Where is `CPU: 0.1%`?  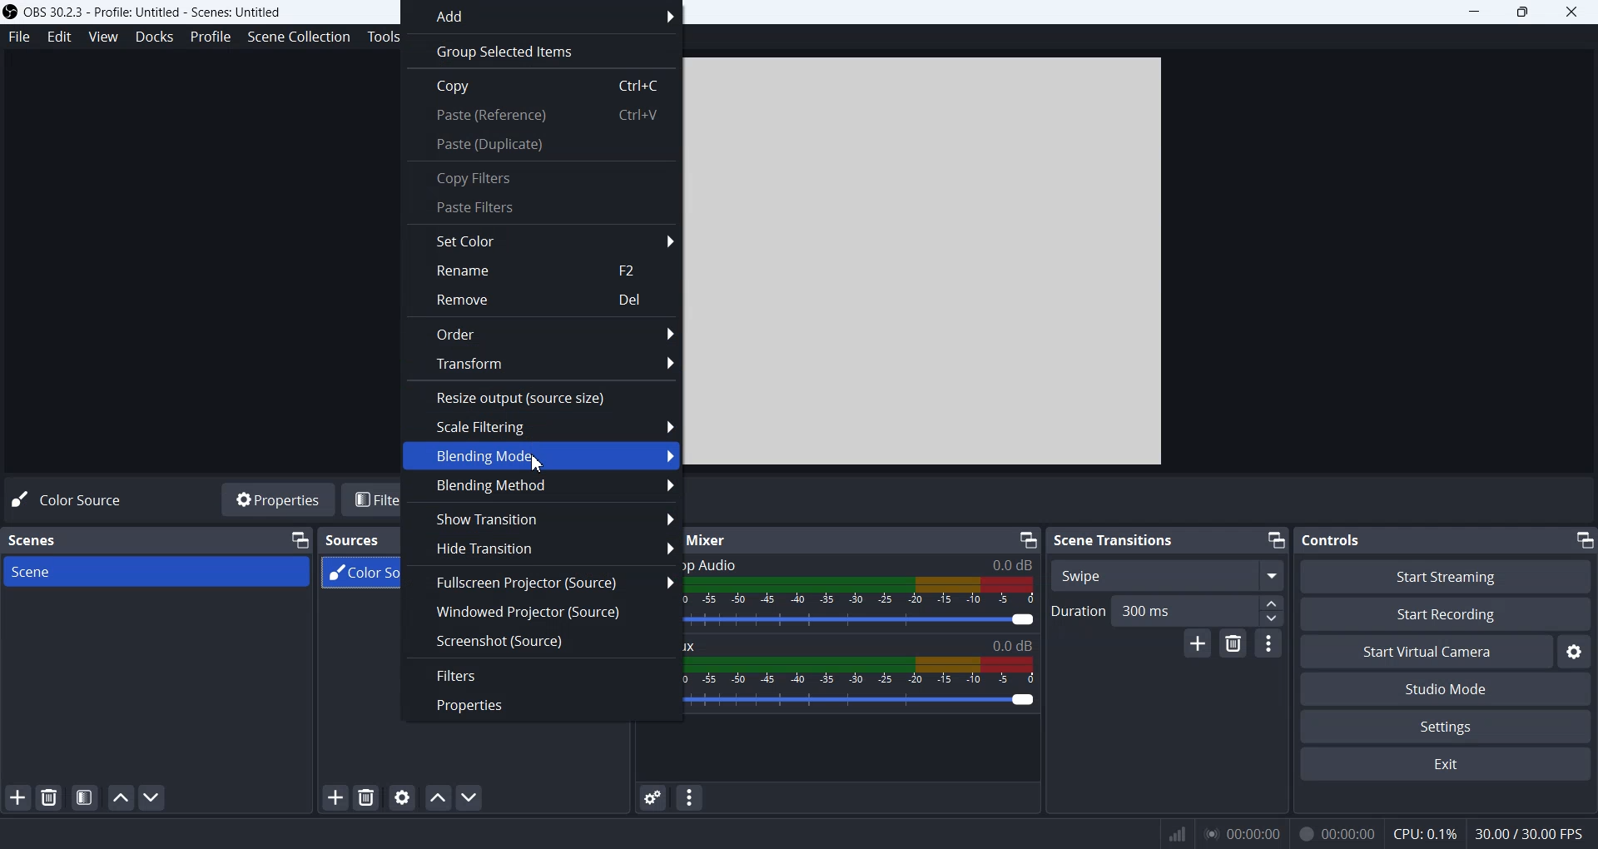
CPU: 0.1% is located at coordinates (1419, 832).